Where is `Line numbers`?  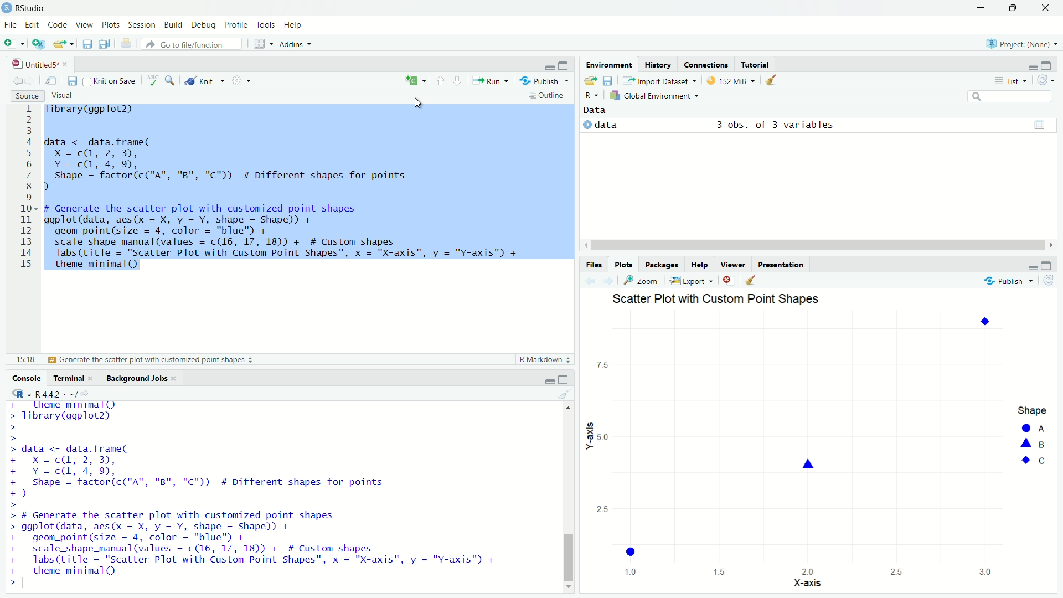 Line numbers is located at coordinates (27, 188).